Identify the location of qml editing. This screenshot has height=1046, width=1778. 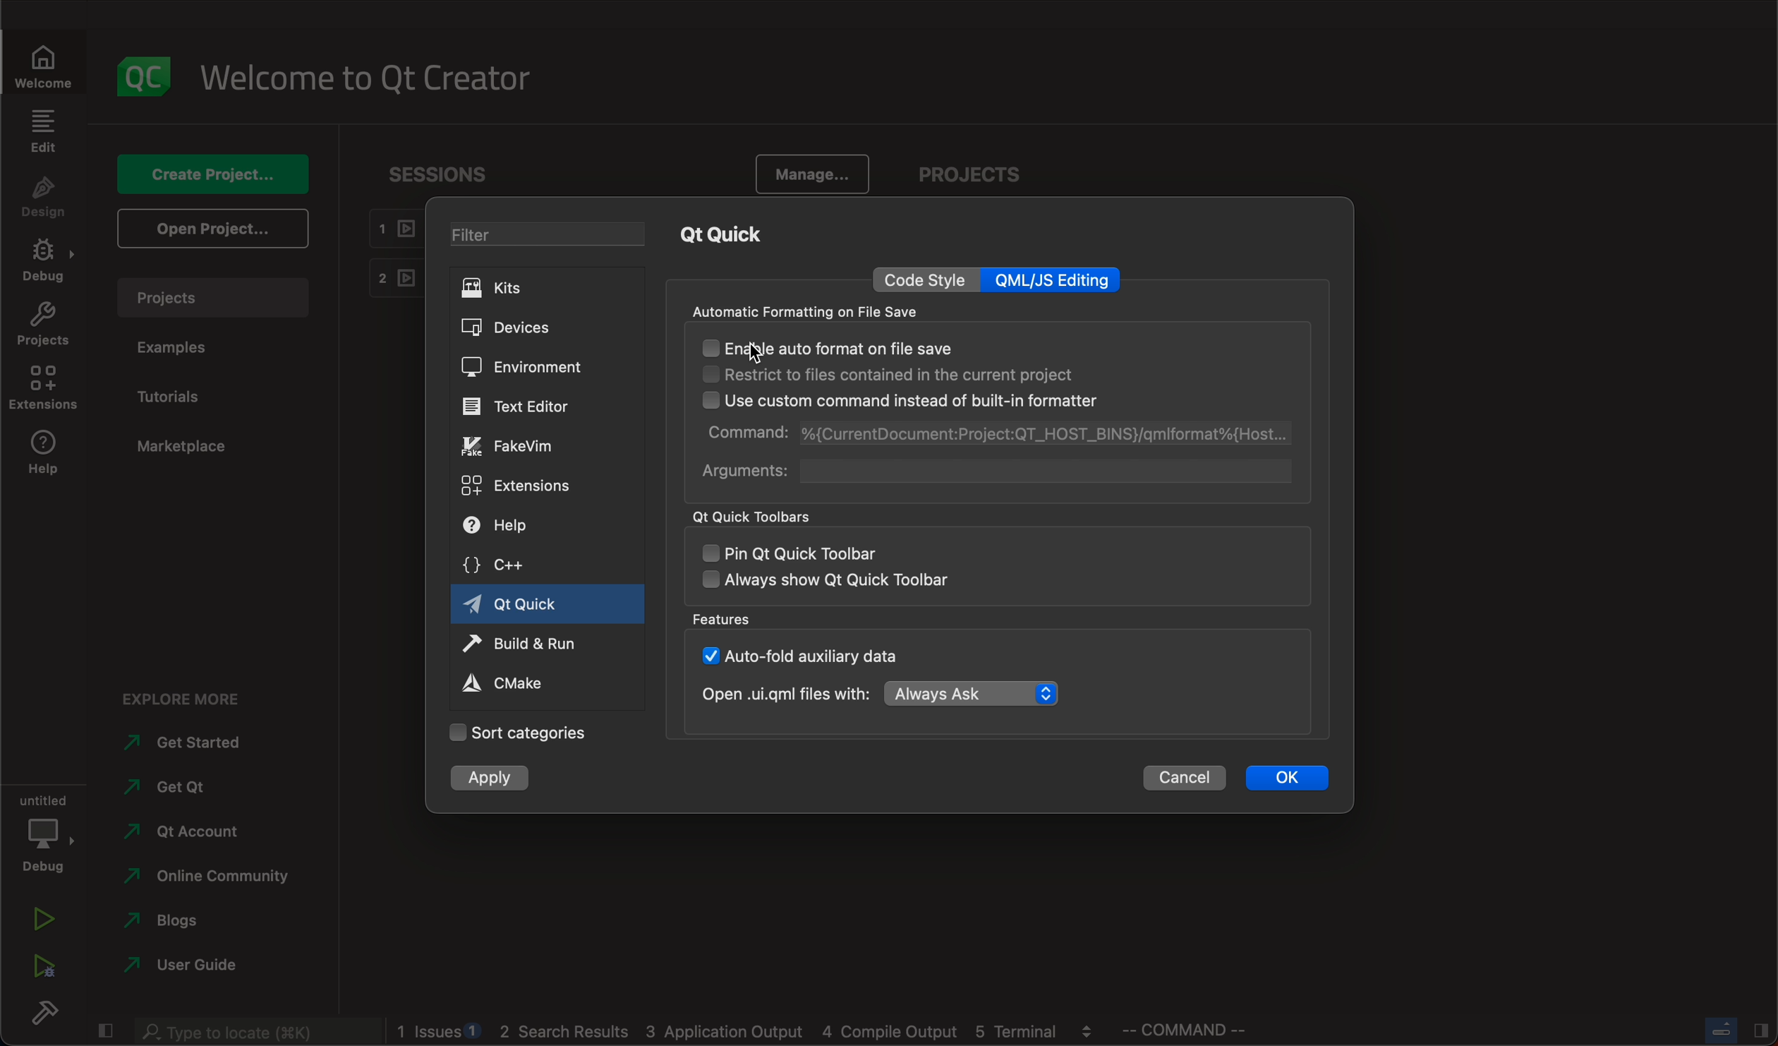
(1047, 279).